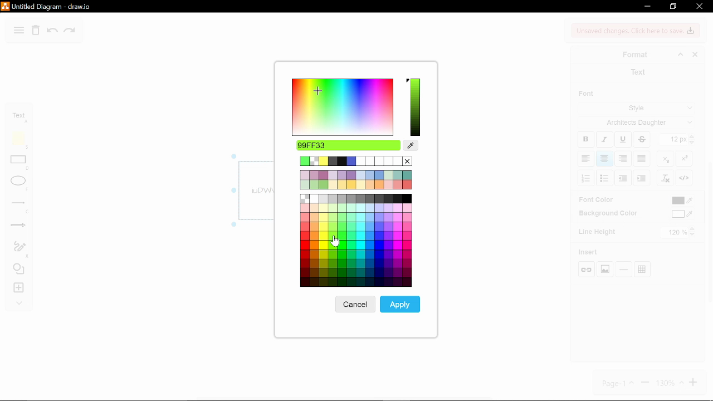 The width and height of the screenshot is (713, 401). What do you see at coordinates (674, 232) in the screenshot?
I see `120%` at bounding box center [674, 232].